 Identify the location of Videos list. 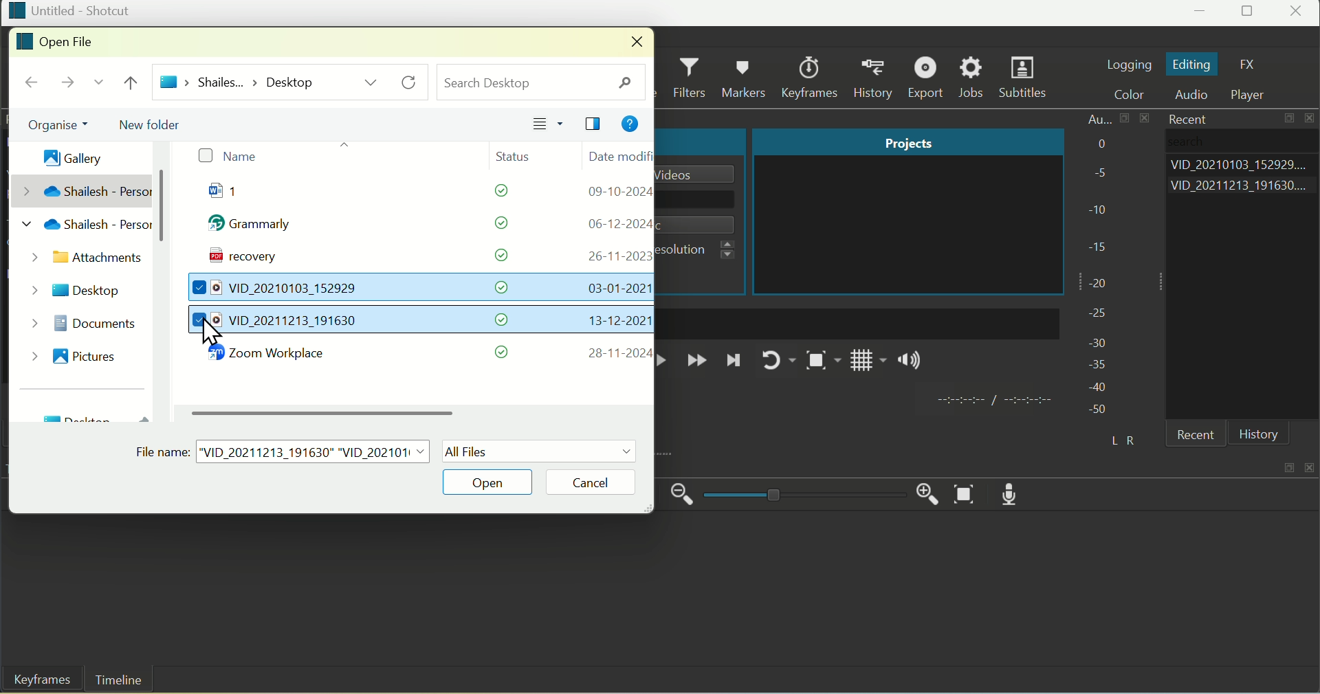
(1243, 188).